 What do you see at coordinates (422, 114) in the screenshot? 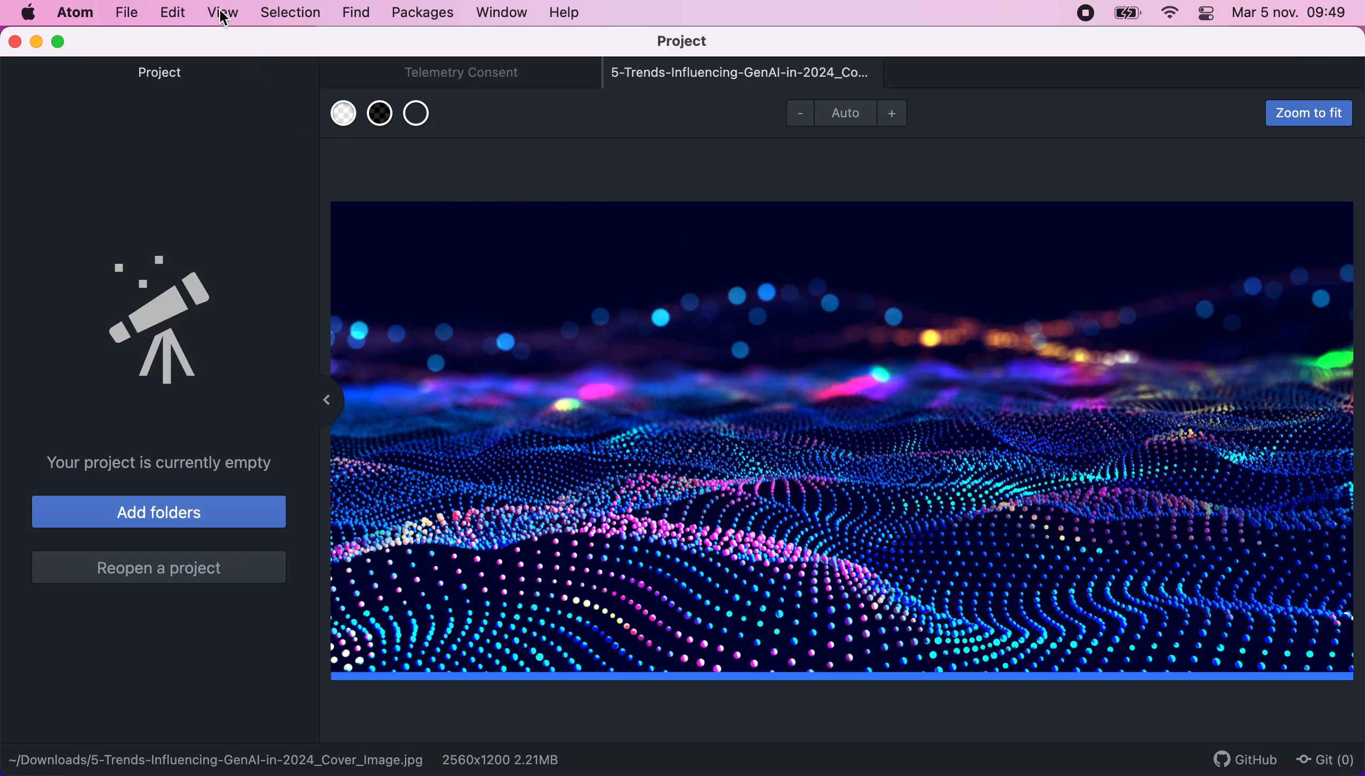
I see `use transparent background` at bounding box center [422, 114].